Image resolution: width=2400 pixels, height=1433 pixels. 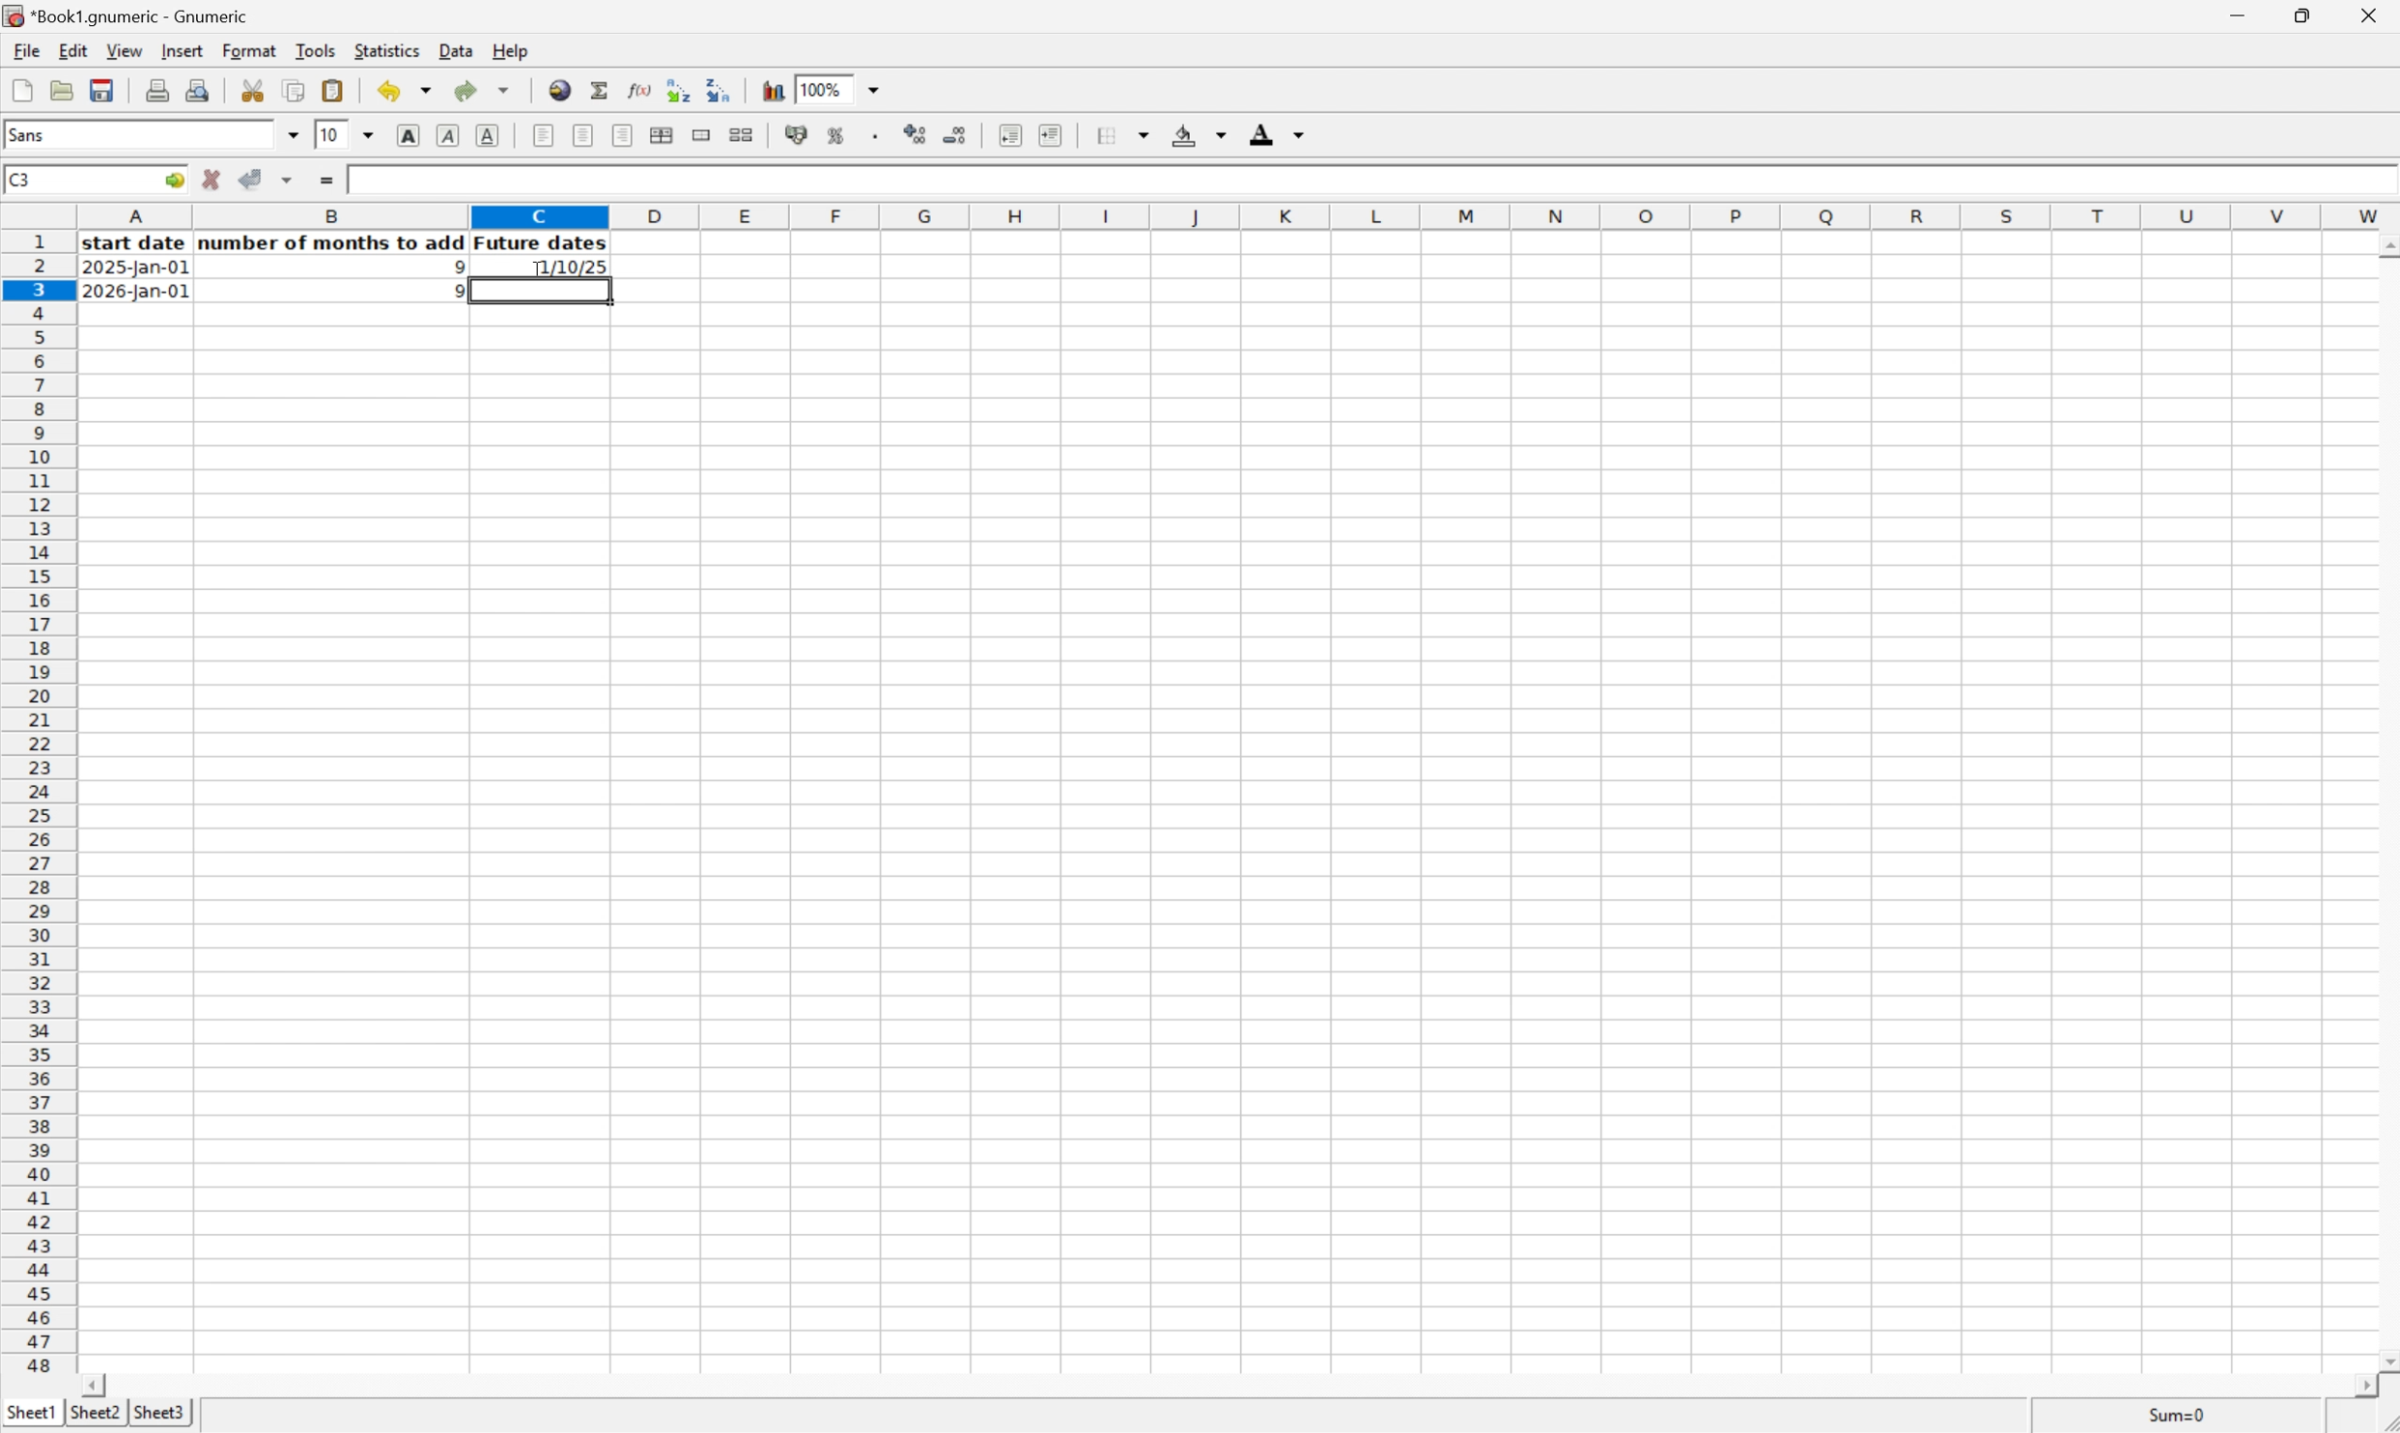 What do you see at coordinates (449, 135) in the screenshot?
I see `Italic` at bounding box center [449, 135].